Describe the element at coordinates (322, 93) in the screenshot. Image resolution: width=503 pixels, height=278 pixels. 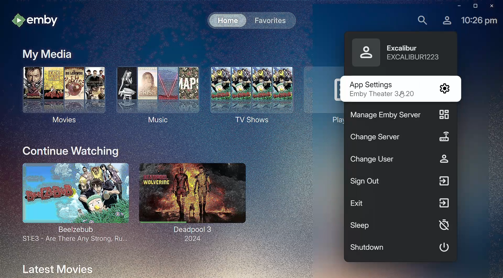
I see `Playlists` at that location.